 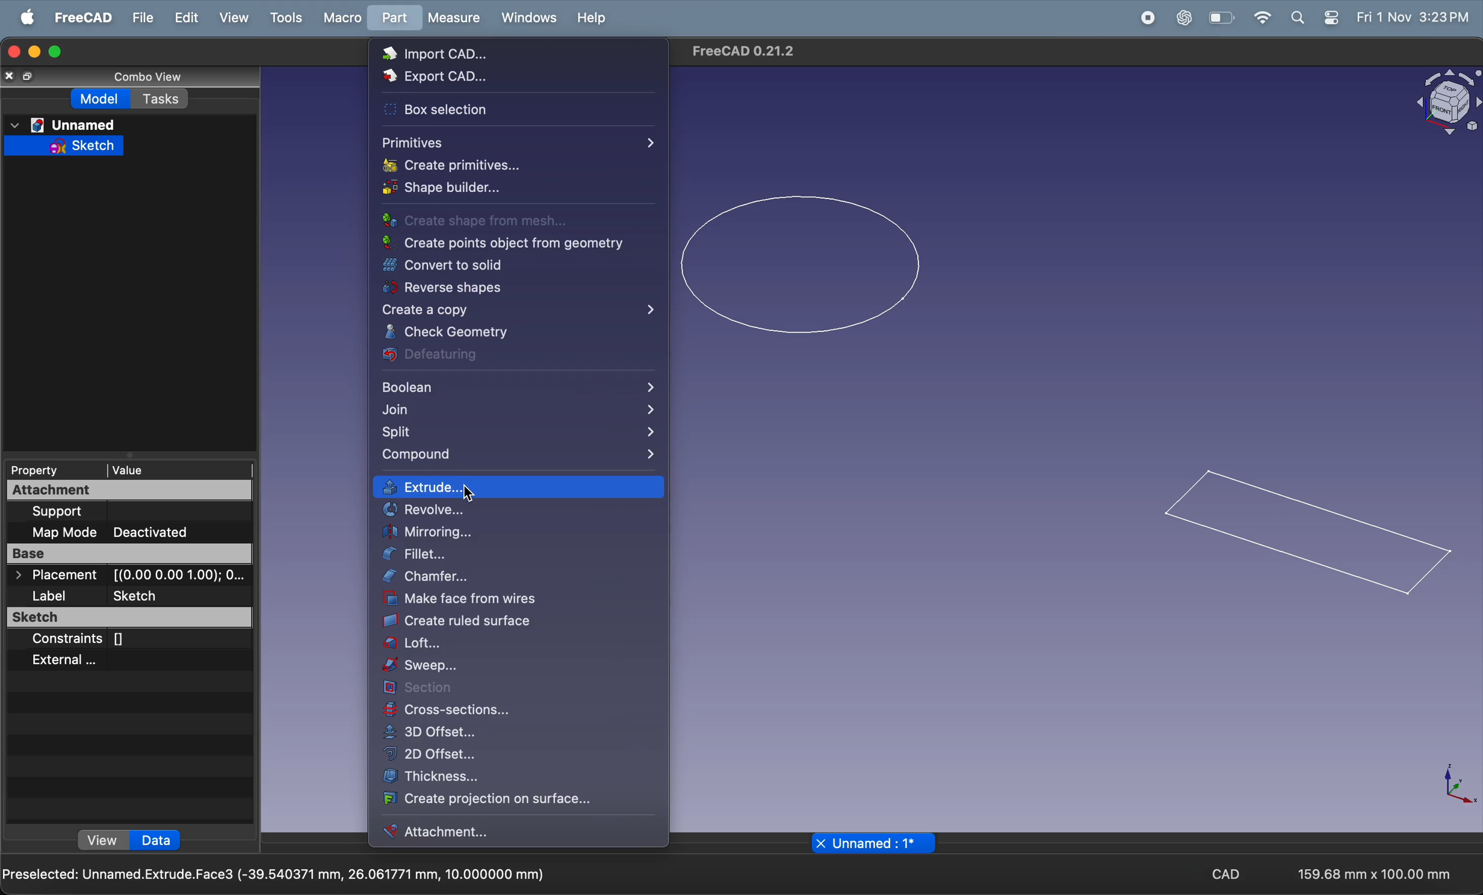 What do you see at coordinates (391, 17) in the screenshot?
I see `Part` at bounding box center [391, 17].